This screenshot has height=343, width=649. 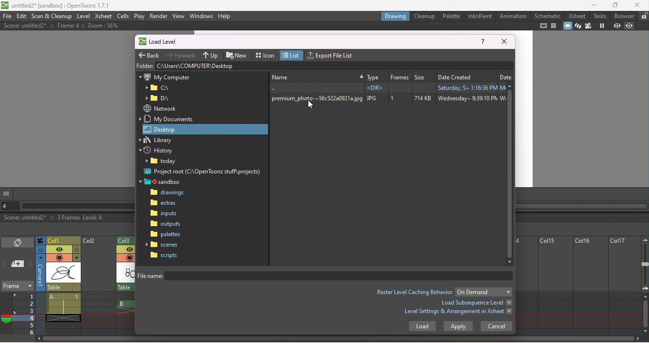 I want to click on Close, so click(x=637, y=5).